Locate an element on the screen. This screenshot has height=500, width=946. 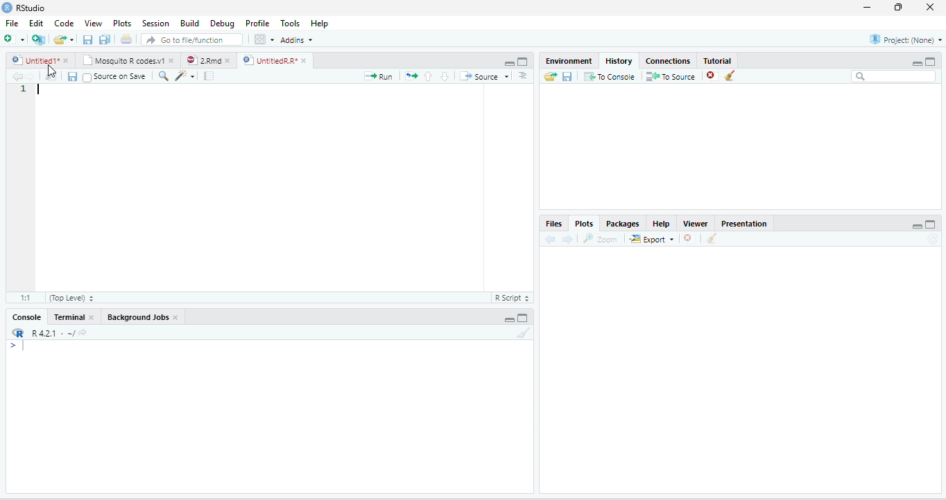
Minimize is located at coordinates (508, 319).